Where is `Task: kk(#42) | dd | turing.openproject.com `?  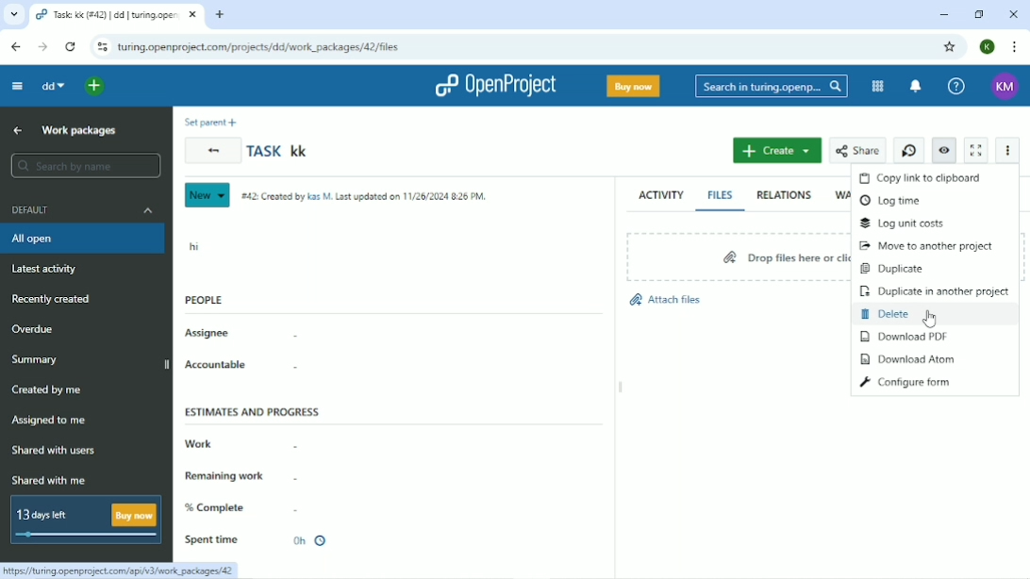
Task: kk(#42) | dd | turing.openproject.com  is located at coordinates (117, 14).